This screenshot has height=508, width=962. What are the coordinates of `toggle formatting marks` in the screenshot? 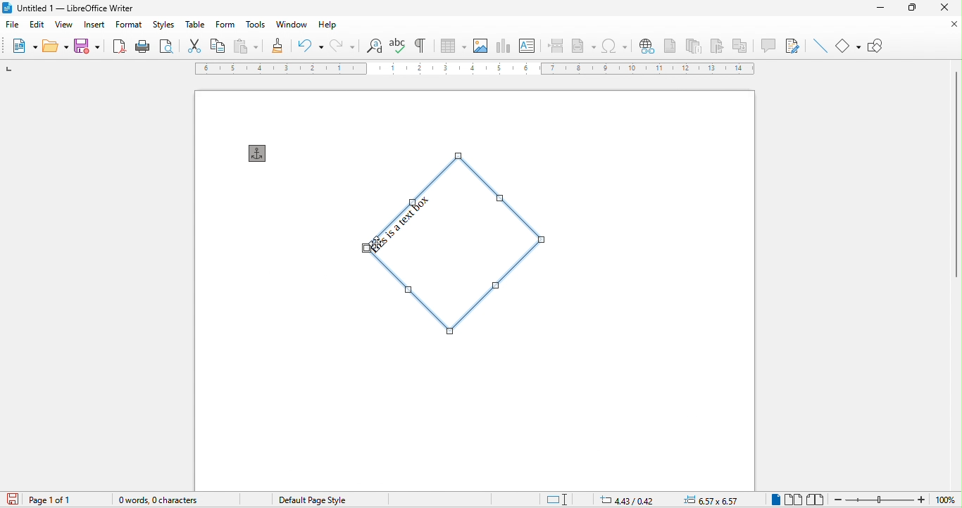 It's located at (423, 44).